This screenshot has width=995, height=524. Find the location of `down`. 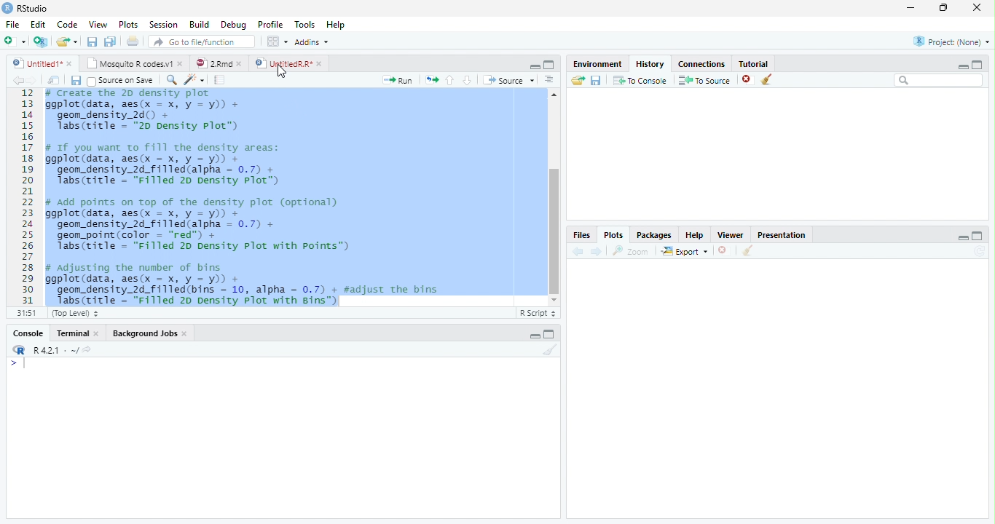

down is located at coordinates (467, 80).